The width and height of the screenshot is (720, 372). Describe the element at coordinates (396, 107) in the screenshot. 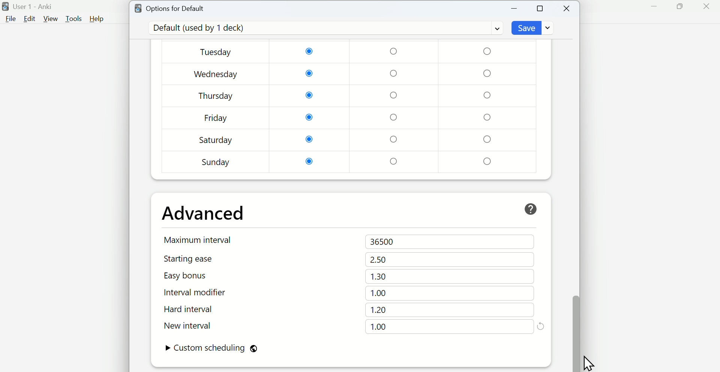

I see `Checkboxes` at that location.